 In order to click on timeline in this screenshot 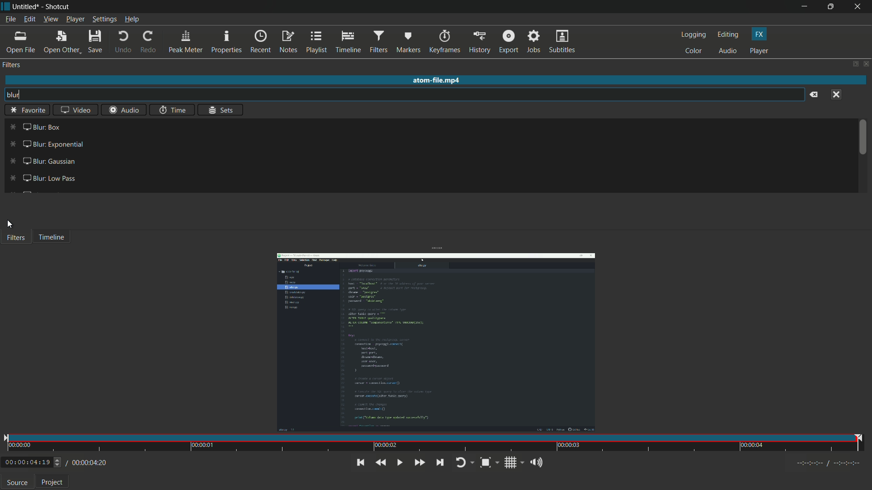, I will do `click(347, 42)`.